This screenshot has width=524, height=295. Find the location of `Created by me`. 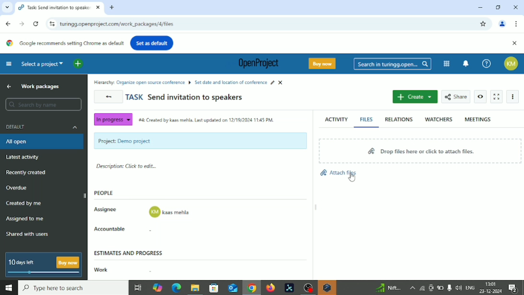

Created by me is located at coordinates (25, 204).